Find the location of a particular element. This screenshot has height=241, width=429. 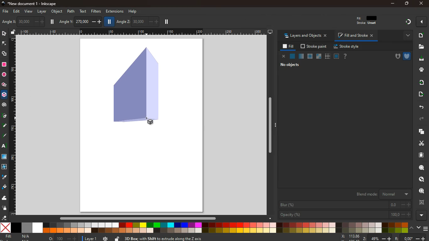

layer is located at coordinates (90, 238).